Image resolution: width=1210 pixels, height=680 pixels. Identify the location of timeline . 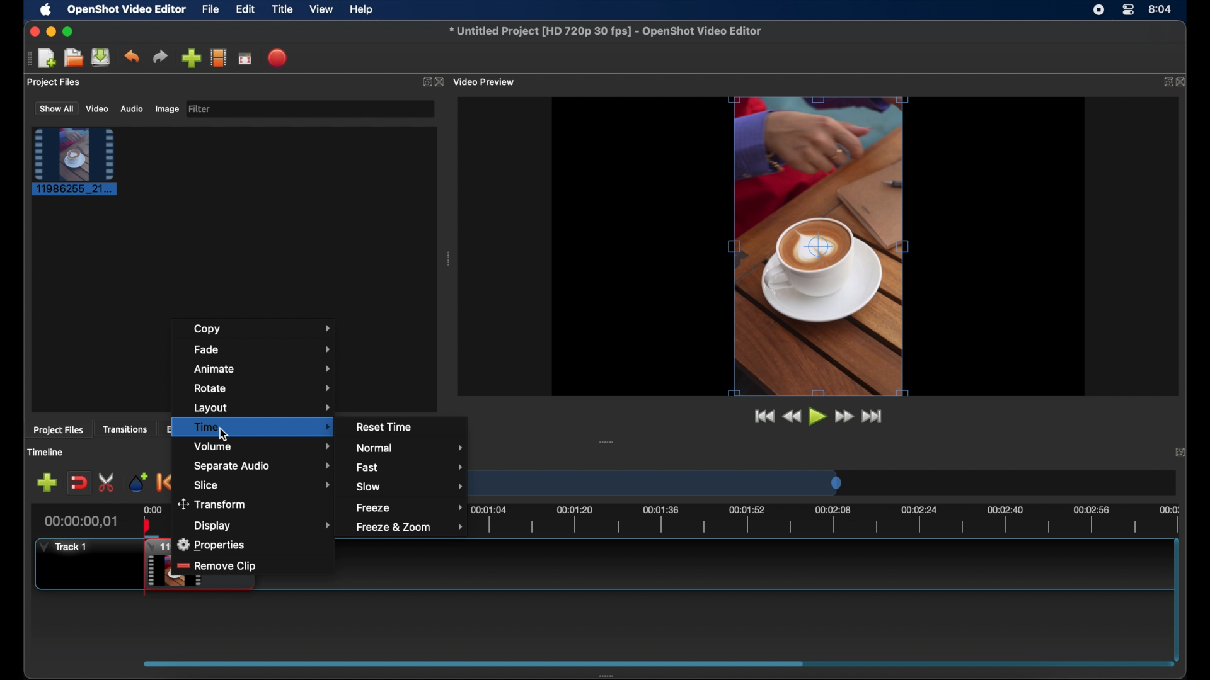
(831, 519).